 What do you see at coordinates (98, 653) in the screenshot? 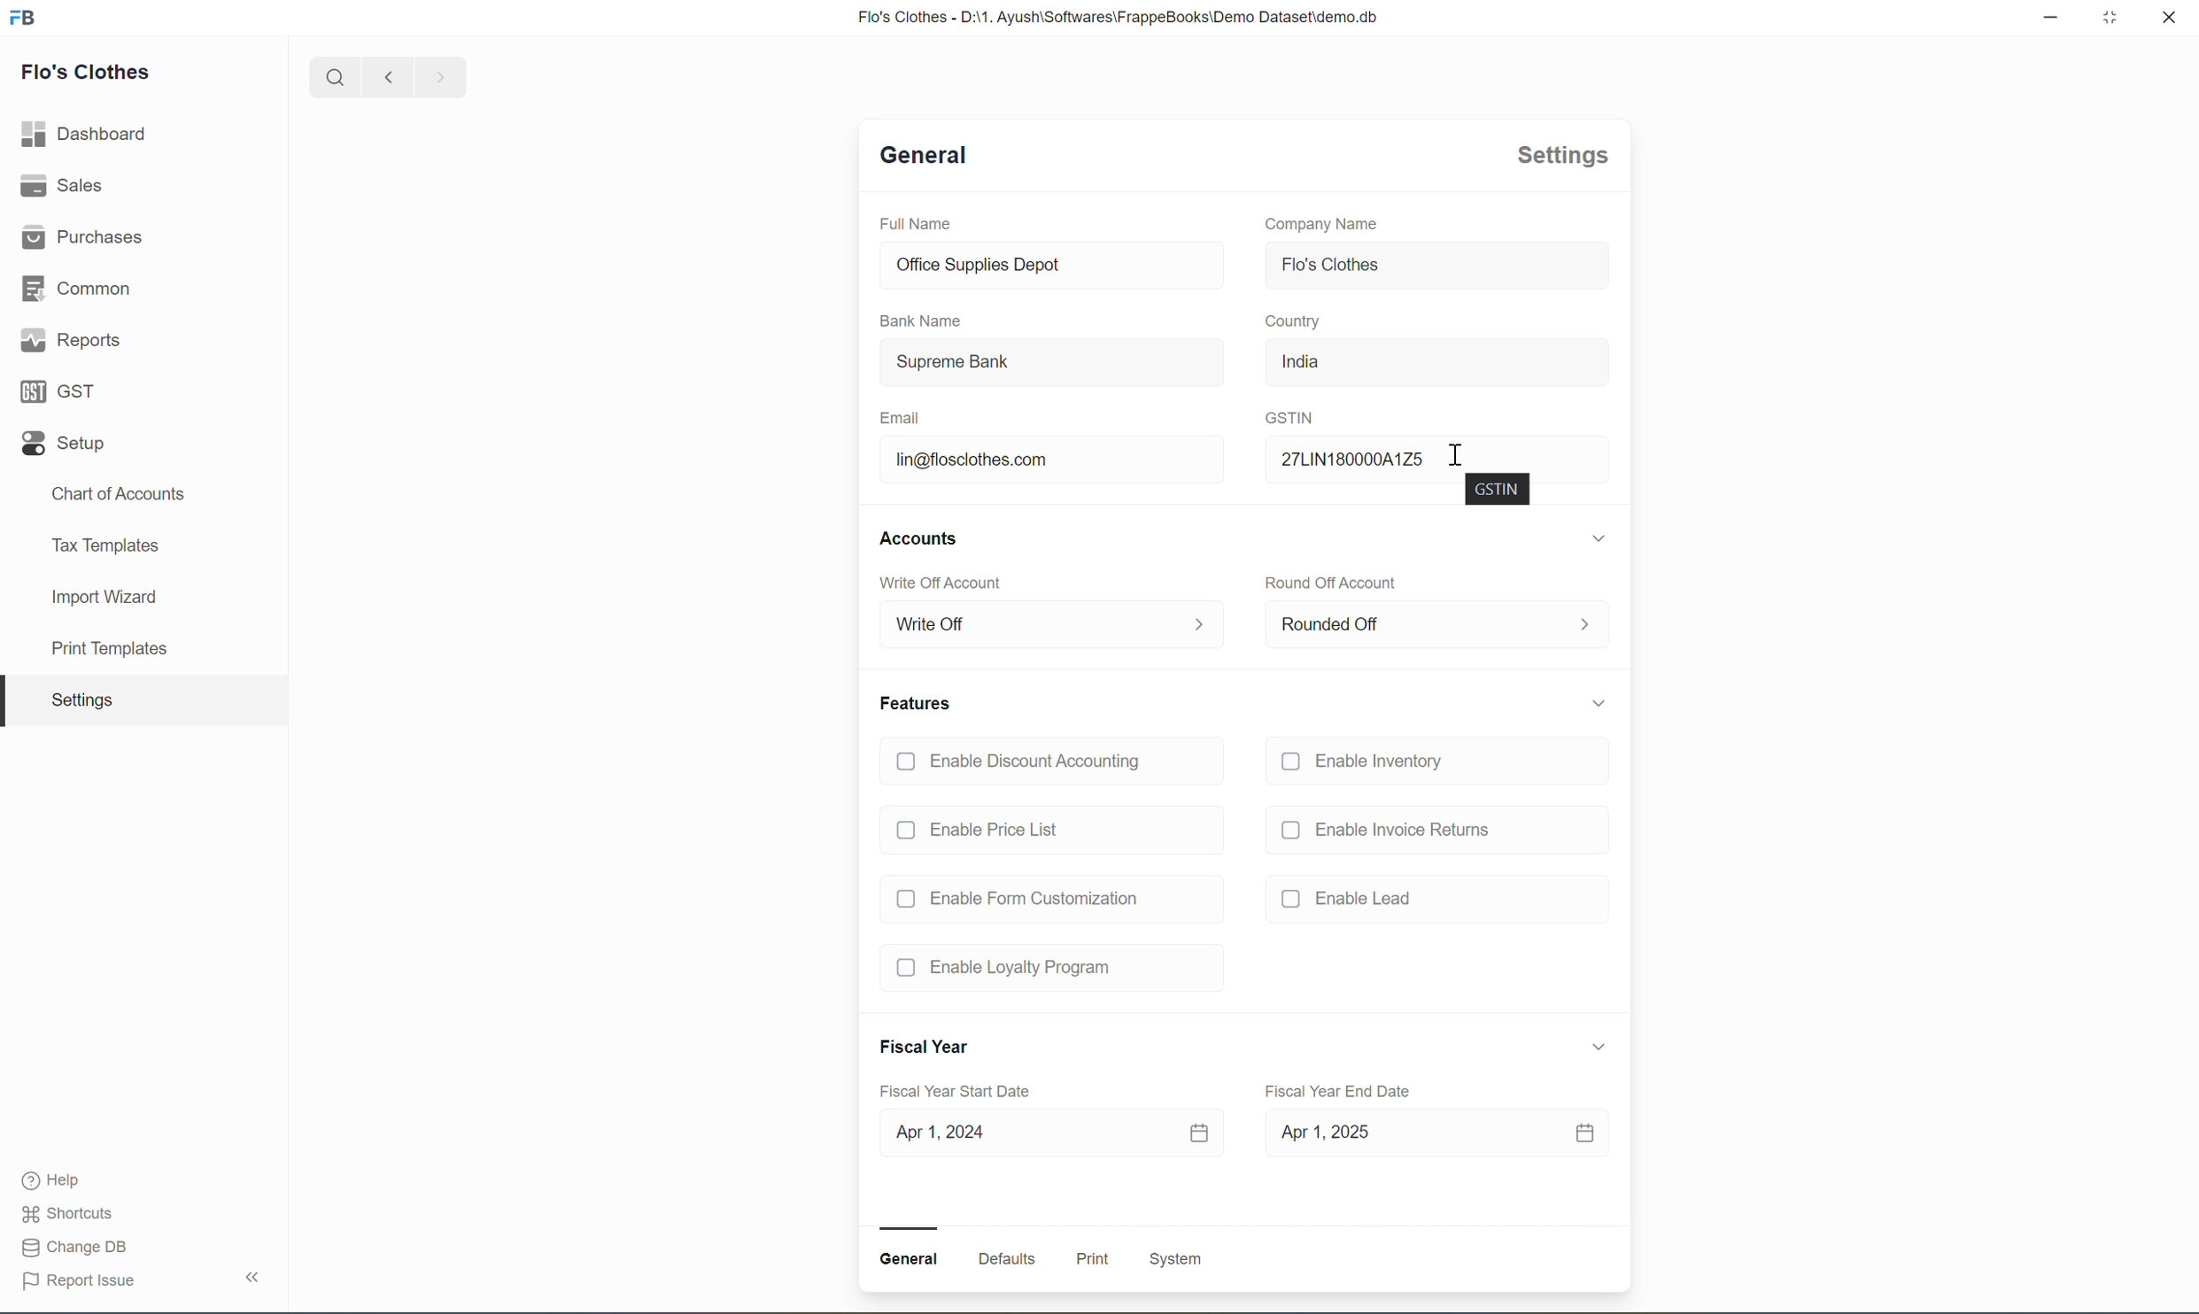
I see `print template` at bounding box center [98, 653].